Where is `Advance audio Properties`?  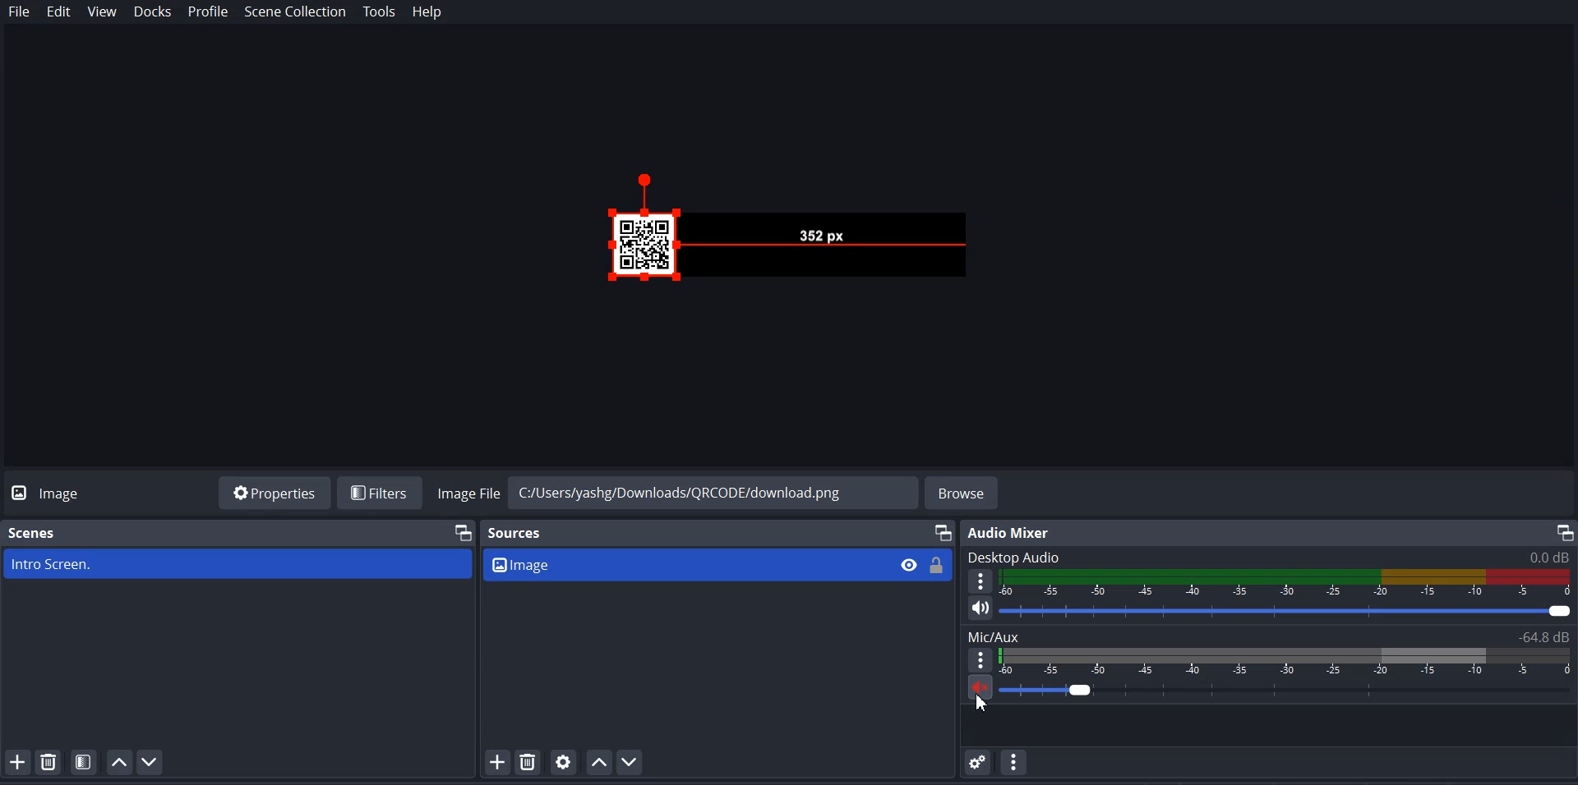
Advance audio Properties is located at coordinates (979, 761).